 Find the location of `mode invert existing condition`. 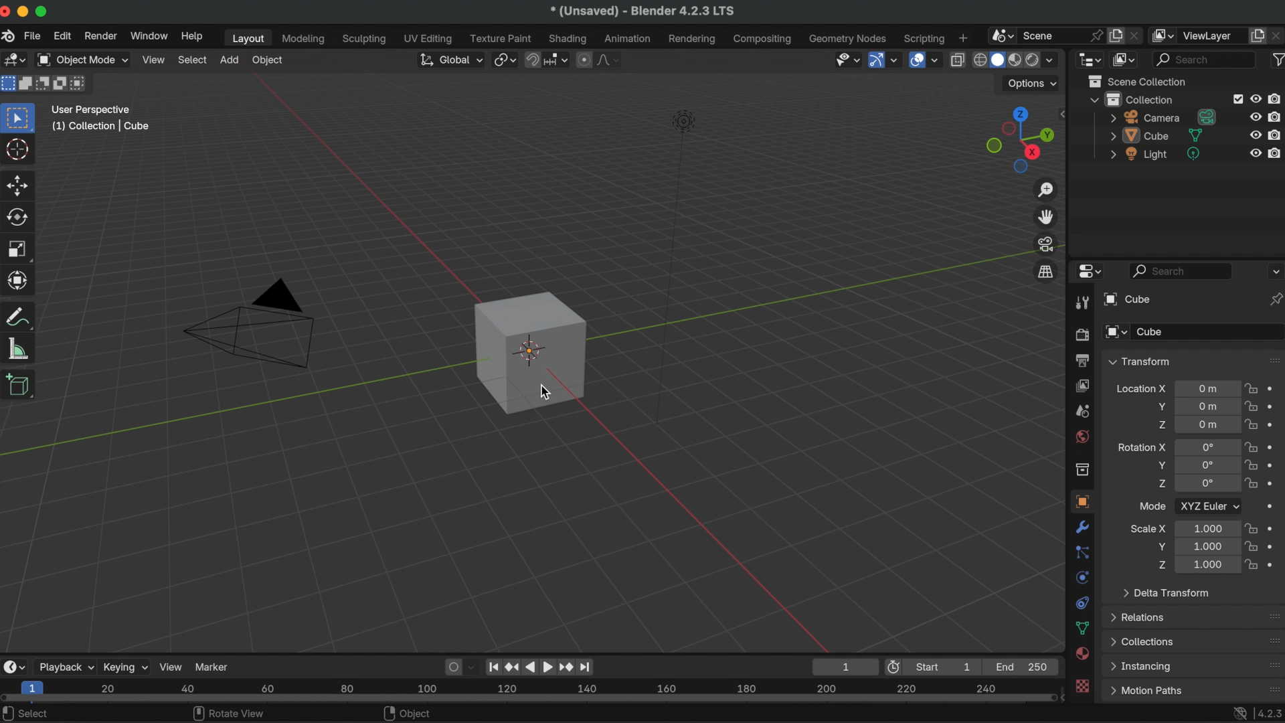

mode invert existing condition is located at coordinates (61, 85).